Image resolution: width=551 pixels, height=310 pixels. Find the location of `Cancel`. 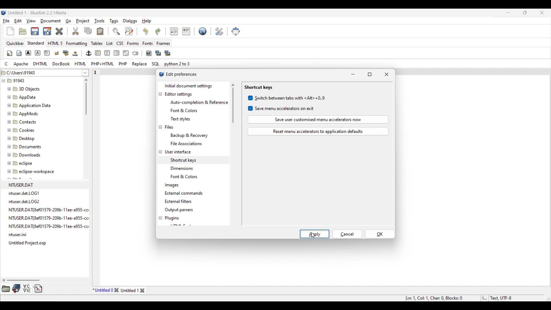

Cancel is located at coordinates (348, 234).